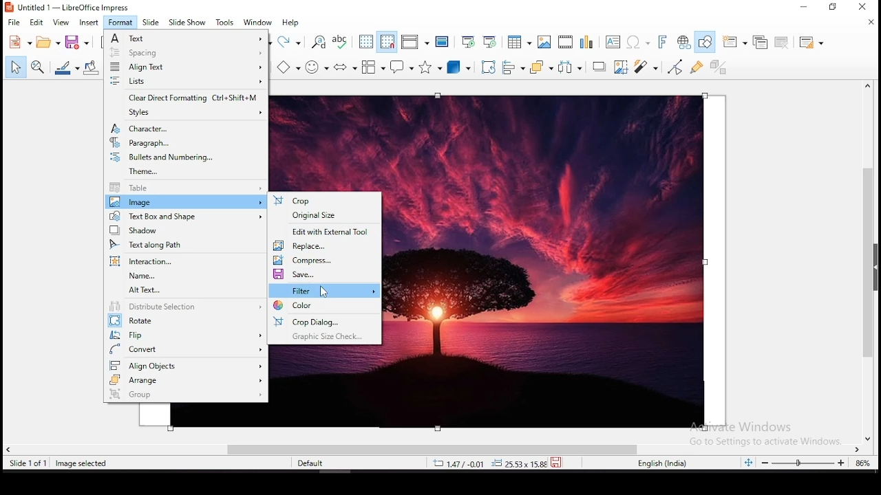  Describe the element at coordinates (184, 216) in the screenshot. I see `text box and shape` at that location.